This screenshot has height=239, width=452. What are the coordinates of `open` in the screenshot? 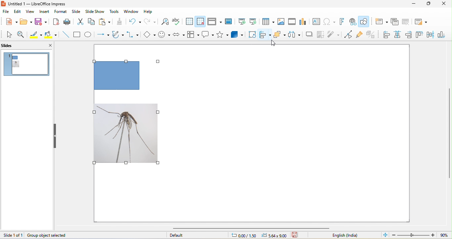 It's located at (26, 22).